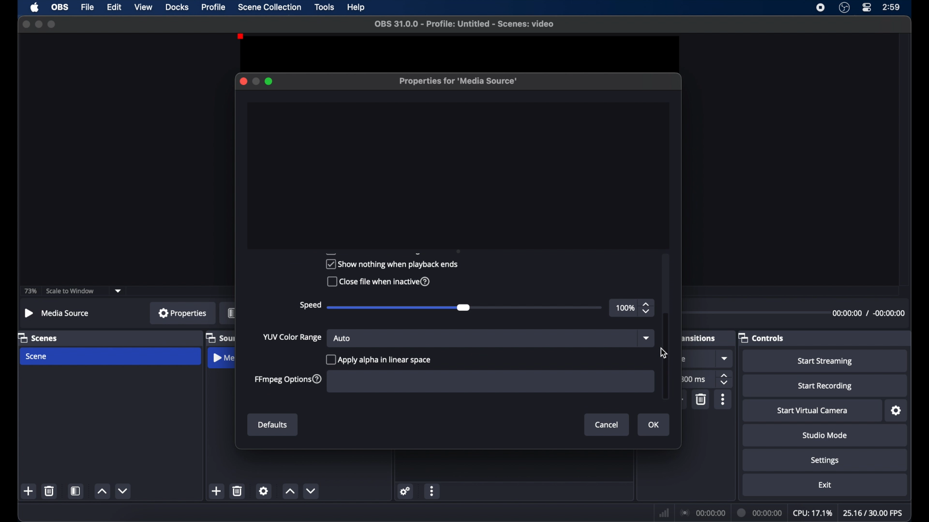 The image size is (929, 522). Describe the element at coordinates (825, 485) in the screenshot. I see `exit` at that location.